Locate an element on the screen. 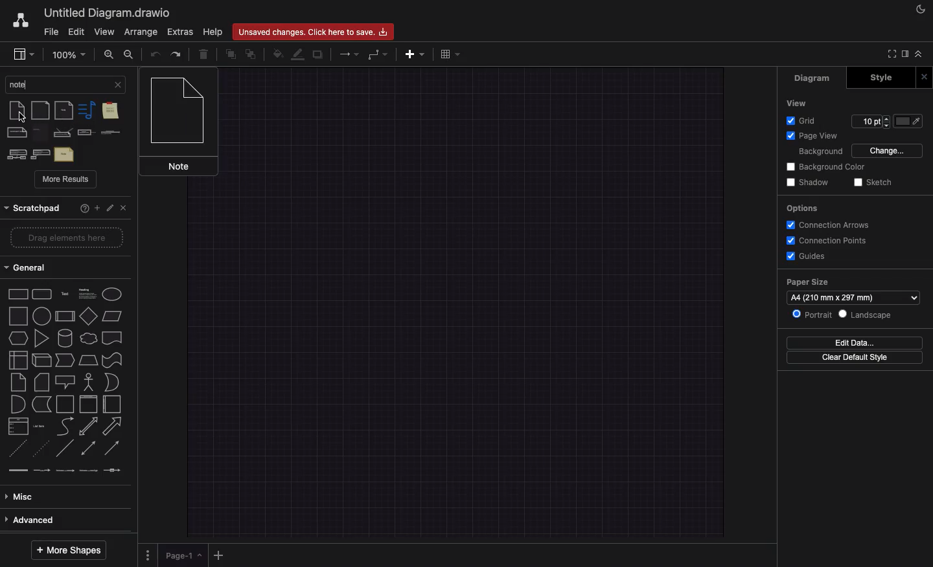  note  is located at coordinates (16, 111).